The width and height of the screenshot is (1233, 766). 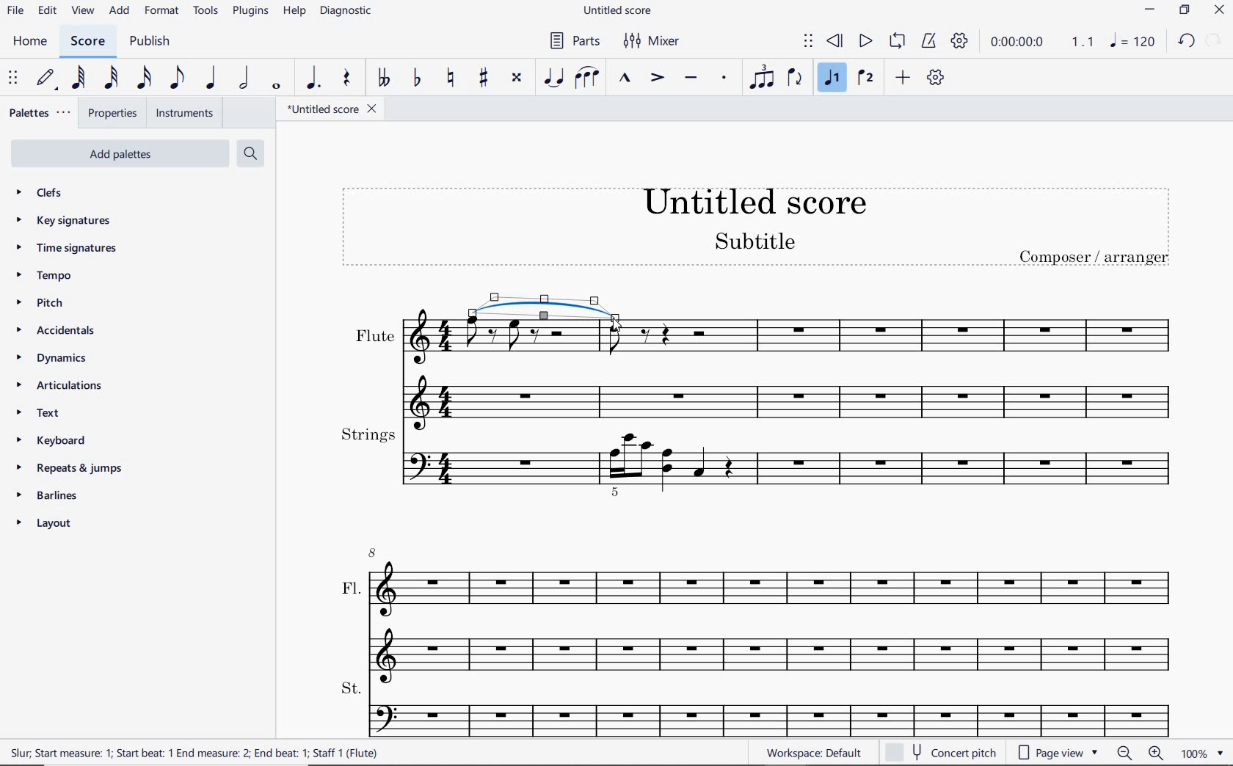 I want to click on file, so click(x=18, y=10).